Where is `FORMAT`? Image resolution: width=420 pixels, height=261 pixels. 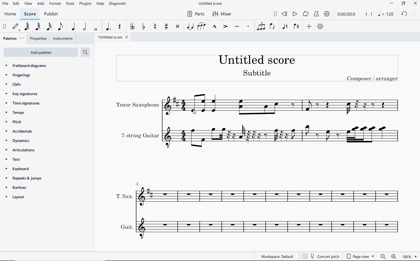
FORMAT is located at coordinates (55, 4).